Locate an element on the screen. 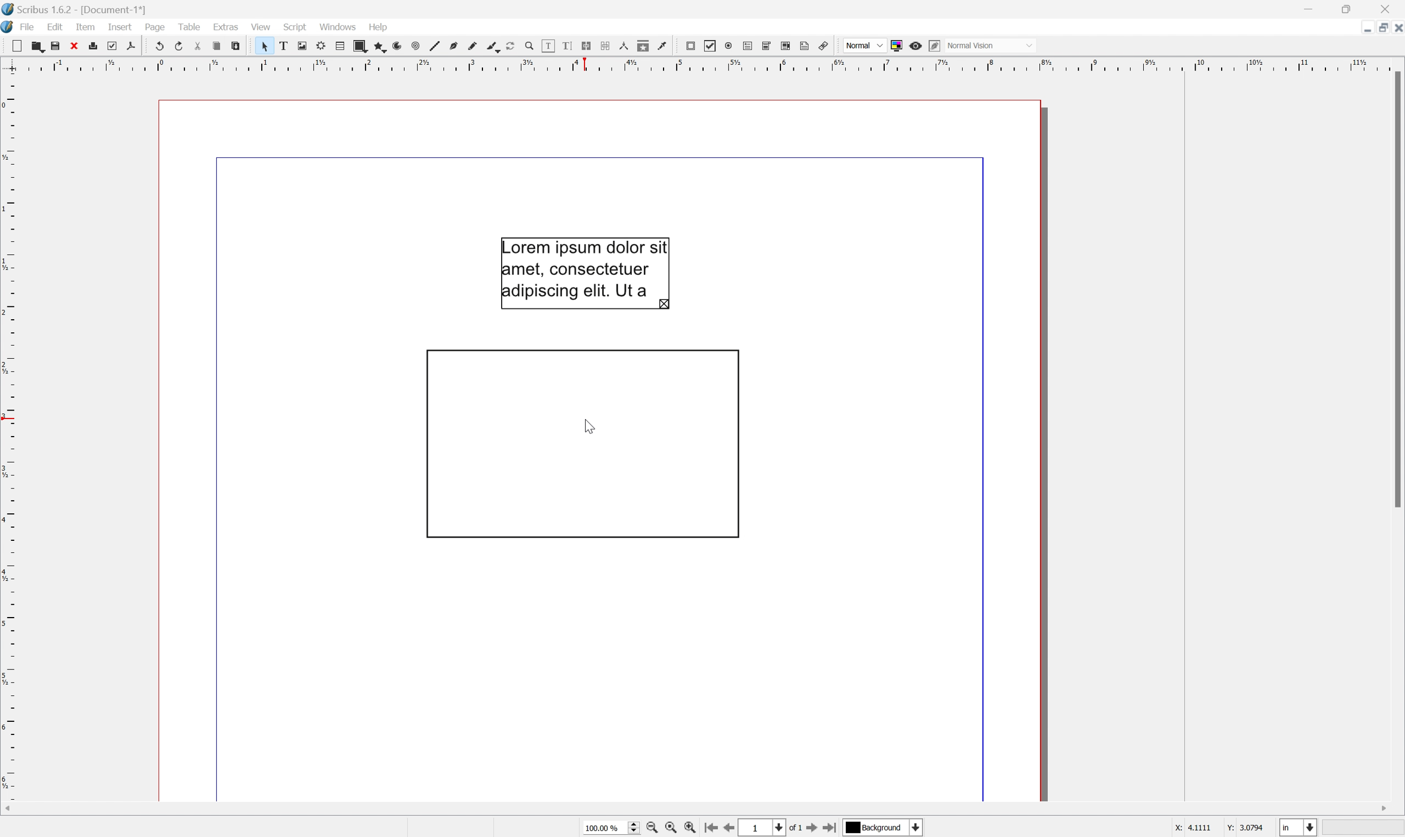 The width and height of the screenshot is (1405, 837). Select the current page is located at coordinates (765, 827).